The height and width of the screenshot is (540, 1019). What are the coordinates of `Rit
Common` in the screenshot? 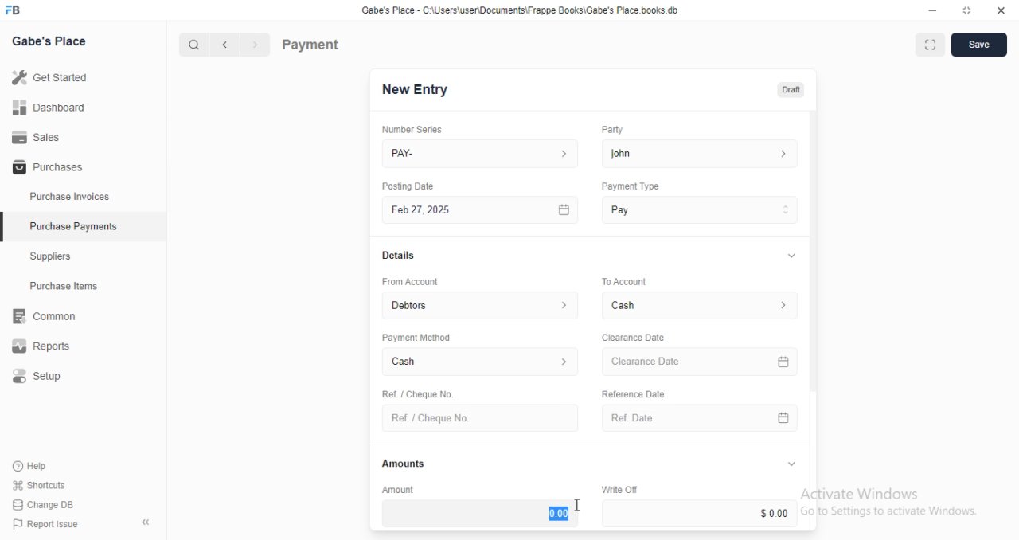 It's located at (44, 317).